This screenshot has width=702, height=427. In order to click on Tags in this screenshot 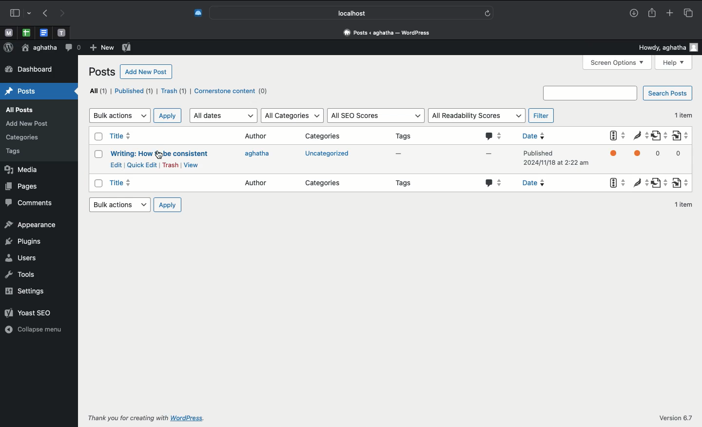, I will do `click(407, 135)`.